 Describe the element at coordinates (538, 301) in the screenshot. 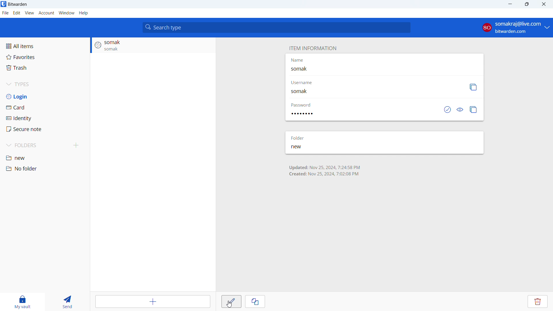

I see `delete` at that location.